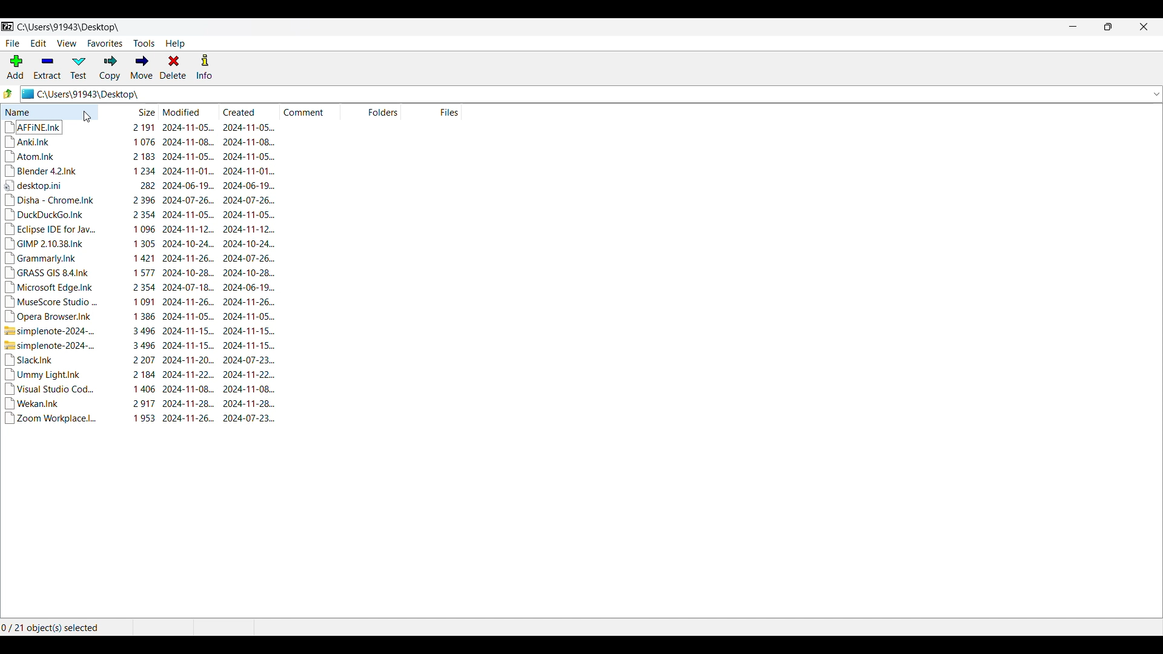  I want to click on Atom.Ink 2183 2024-11-05. 2024-11-05..., so click(141, 156).